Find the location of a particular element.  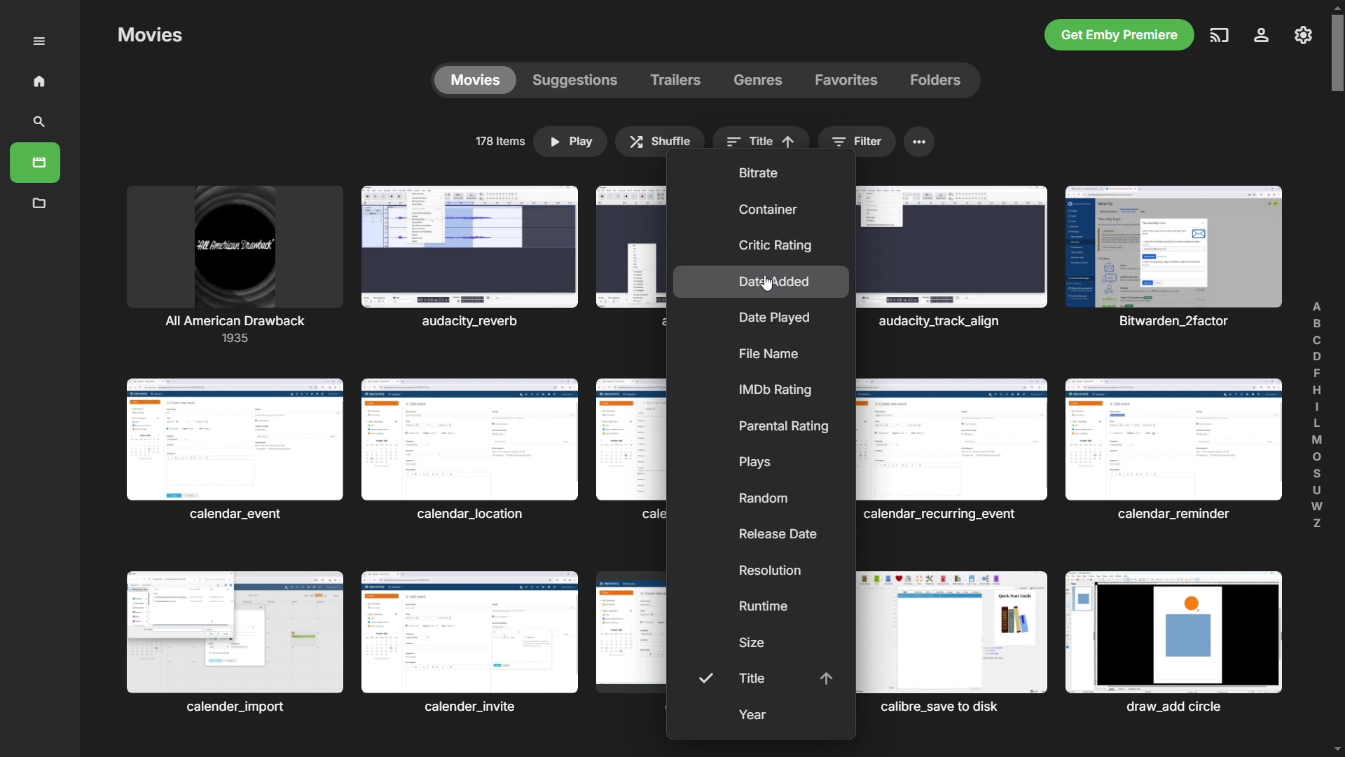

date added is located at coordinates (764, 281).